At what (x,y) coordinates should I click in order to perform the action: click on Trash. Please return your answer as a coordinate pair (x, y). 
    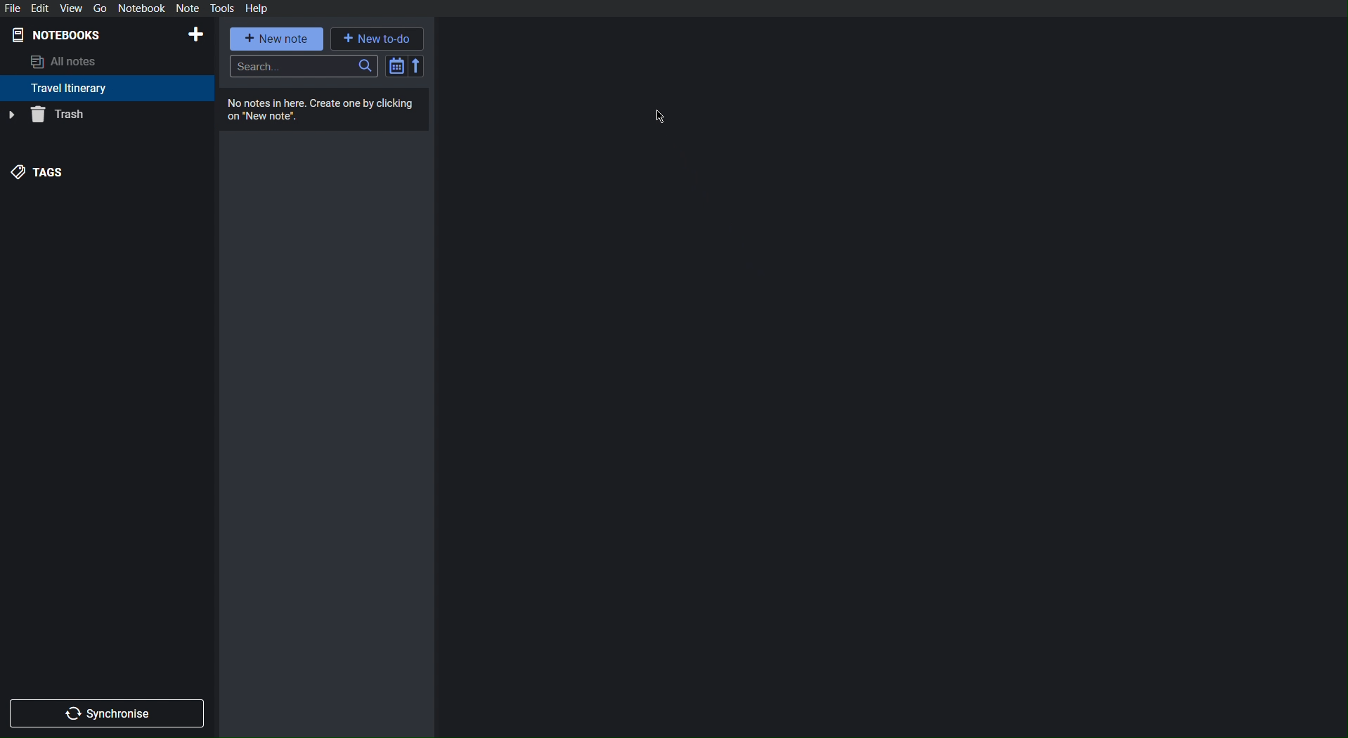
    Looking at the image, I should click on (62, 114).